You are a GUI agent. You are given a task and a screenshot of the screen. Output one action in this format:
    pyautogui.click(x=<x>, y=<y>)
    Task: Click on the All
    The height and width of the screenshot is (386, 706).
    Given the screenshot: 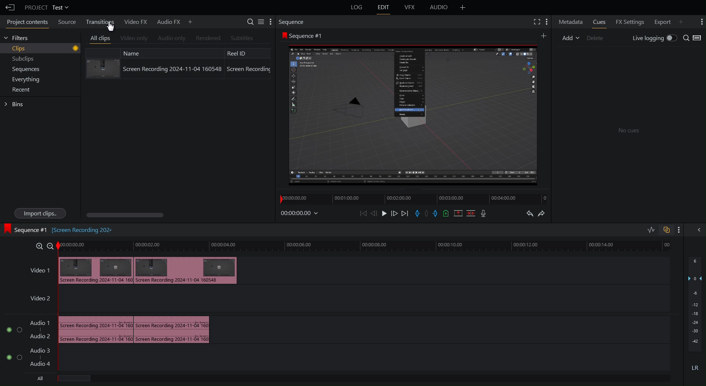 What is the action you would take?
    pyautogui.click(x=42, y=379)
    